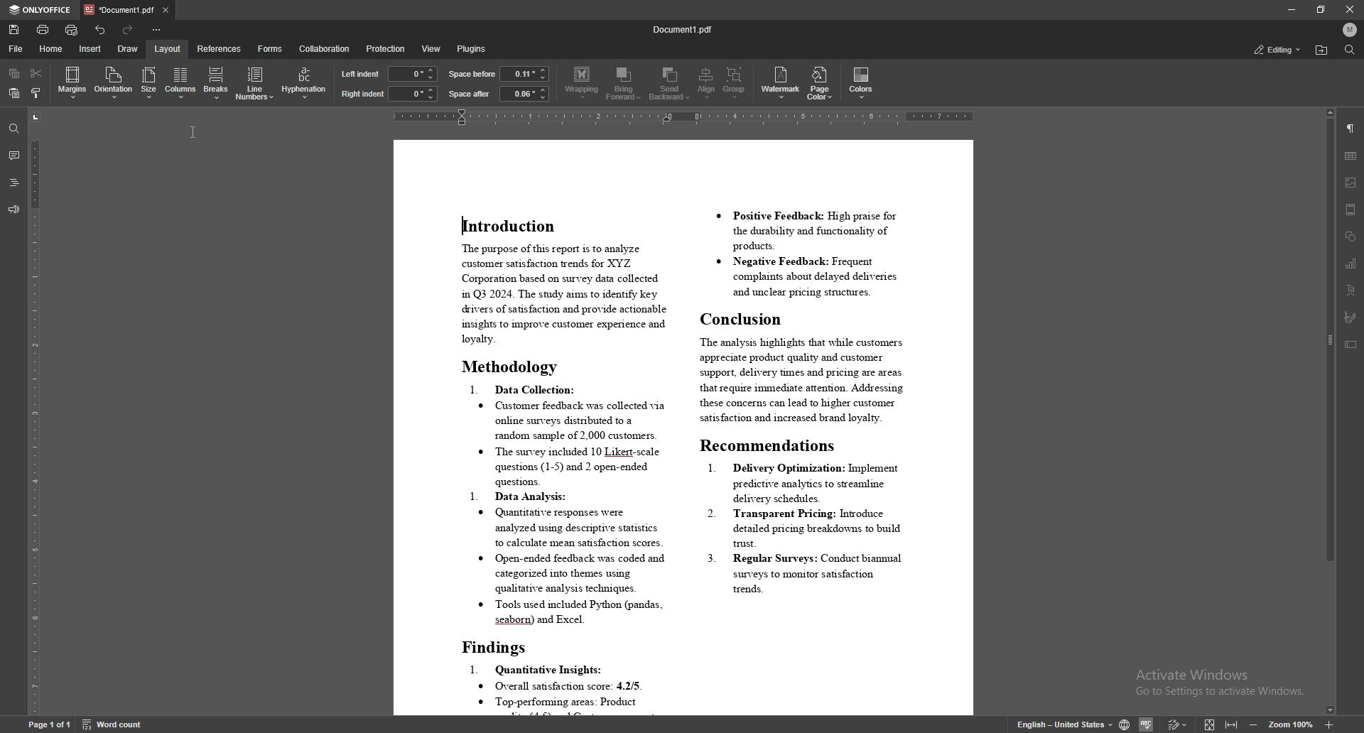 Image resolution: width=1364 pixels, height=733 pixels. What do you see at coordinates (180, 82) in the screenshot?
I see `columns` at bounding box center [180, 82].